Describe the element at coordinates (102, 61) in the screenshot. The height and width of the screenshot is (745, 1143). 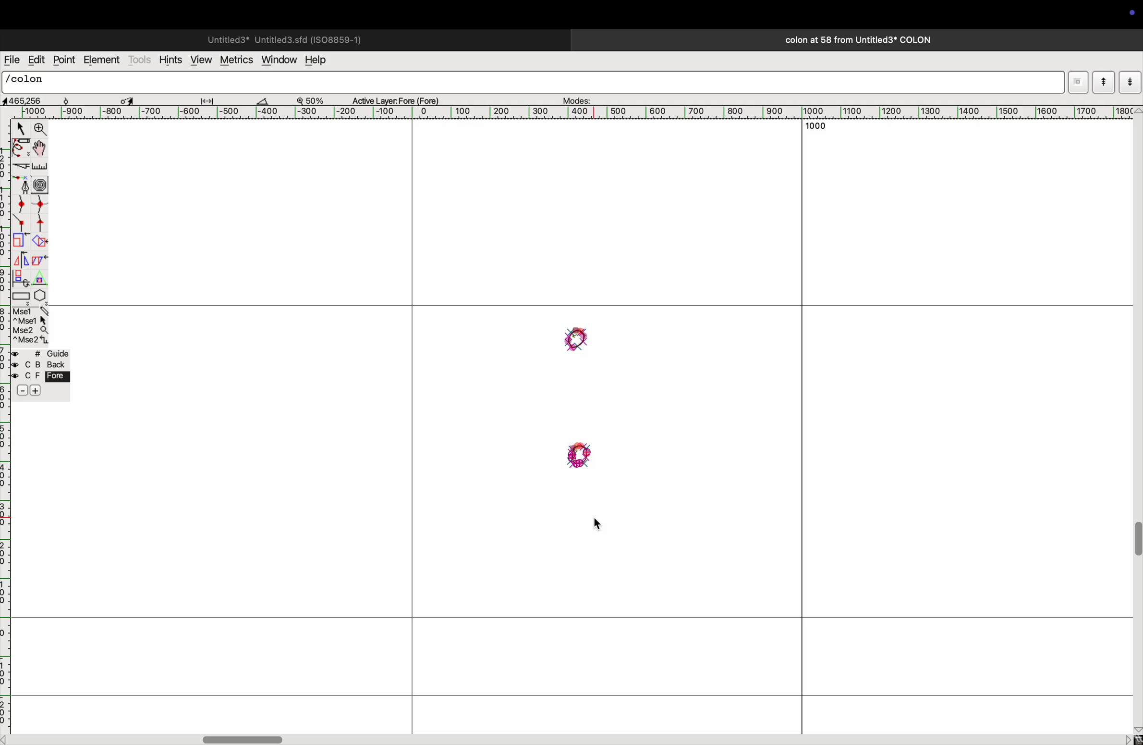
I see `element` at that location.